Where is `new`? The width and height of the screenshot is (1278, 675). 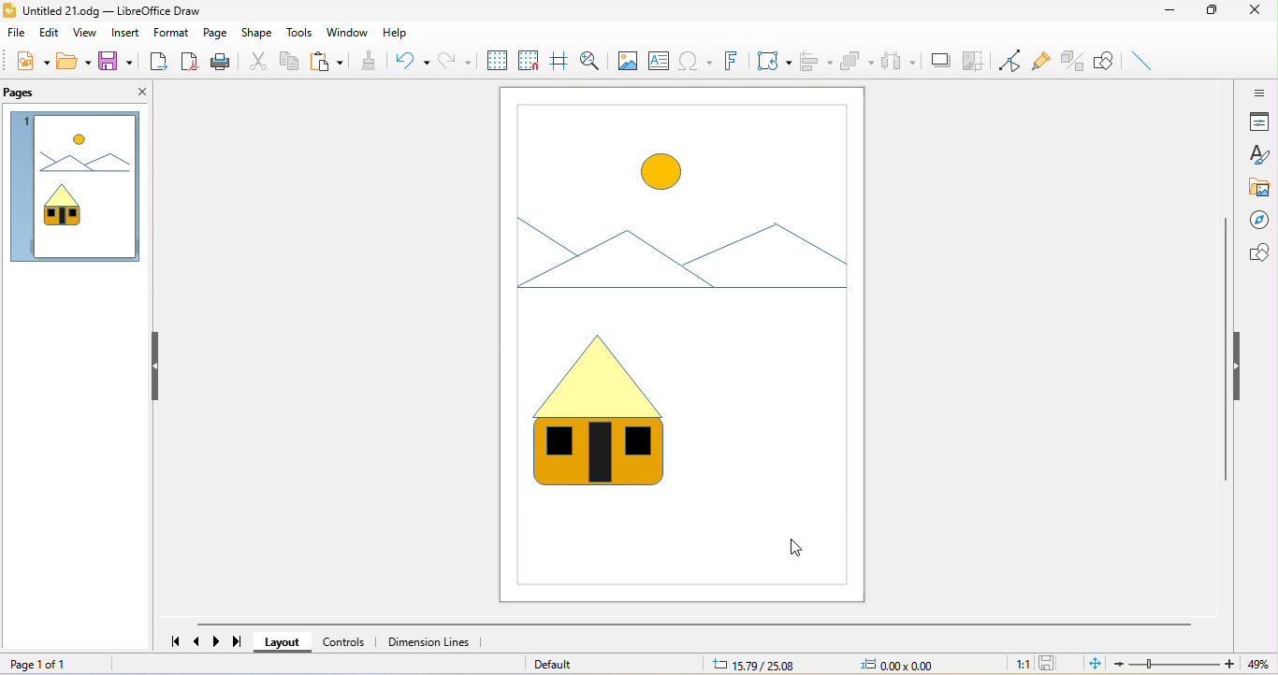
new is located at coordinates (32, 61).